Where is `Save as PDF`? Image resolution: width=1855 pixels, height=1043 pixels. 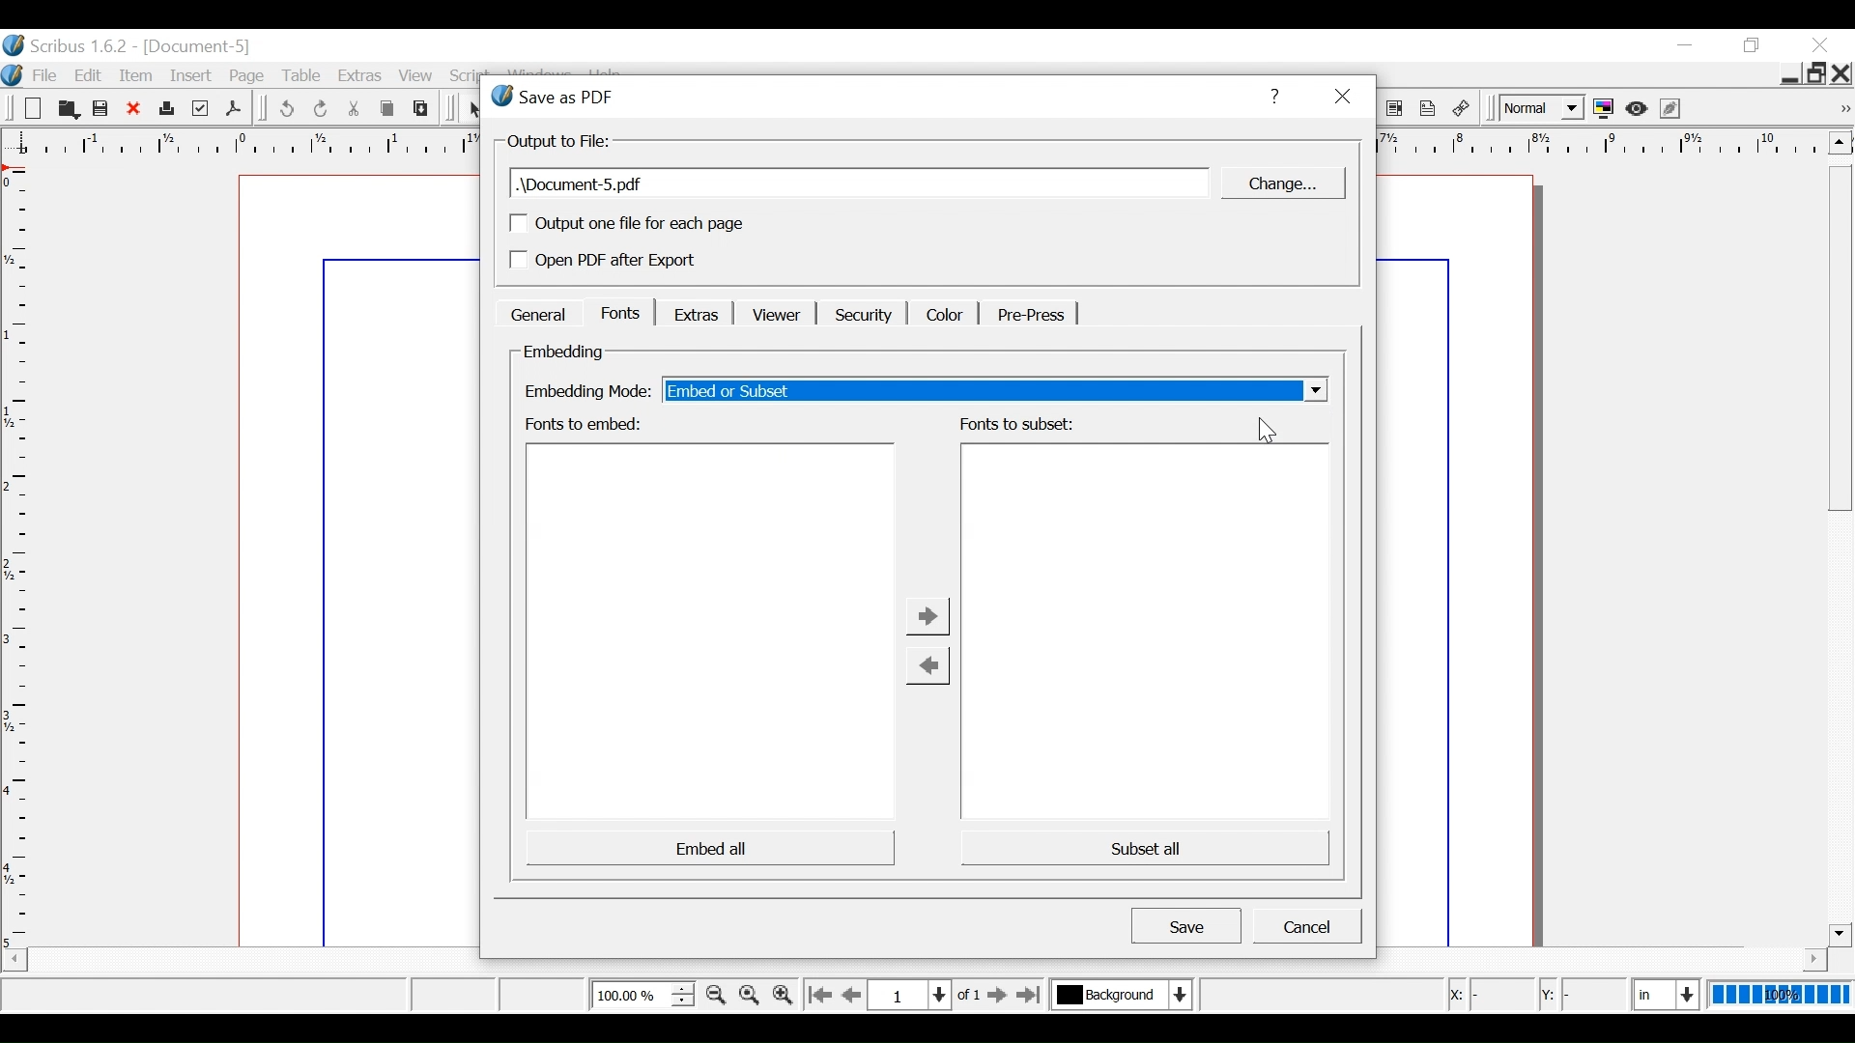 Save as PDF is located at coordinates (854, 96).